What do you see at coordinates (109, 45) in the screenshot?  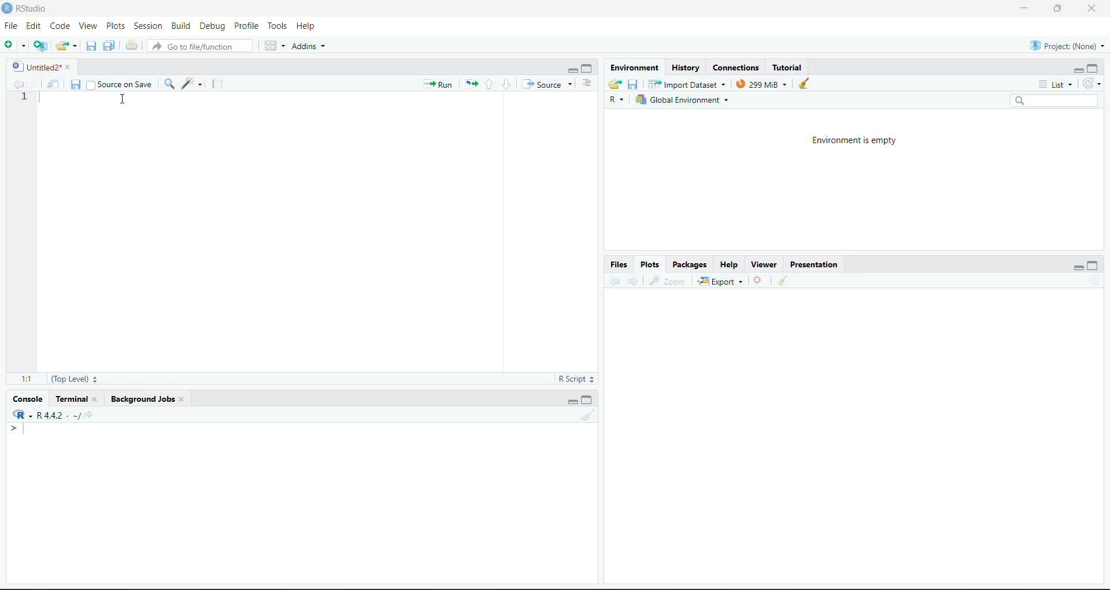 I see `save all open documents` at bounding box center [109, 45].